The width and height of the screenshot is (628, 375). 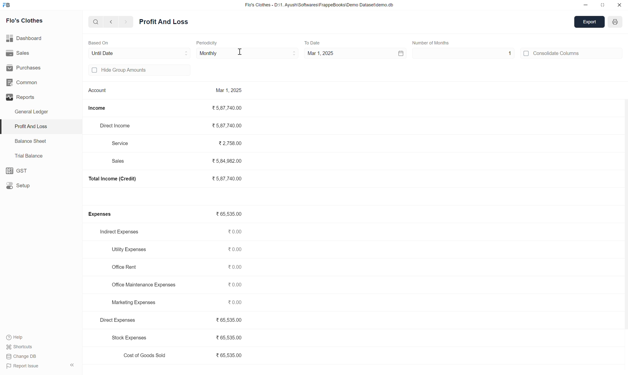 I want to click on Mar 1, 2025, so click(x=322, y=53).